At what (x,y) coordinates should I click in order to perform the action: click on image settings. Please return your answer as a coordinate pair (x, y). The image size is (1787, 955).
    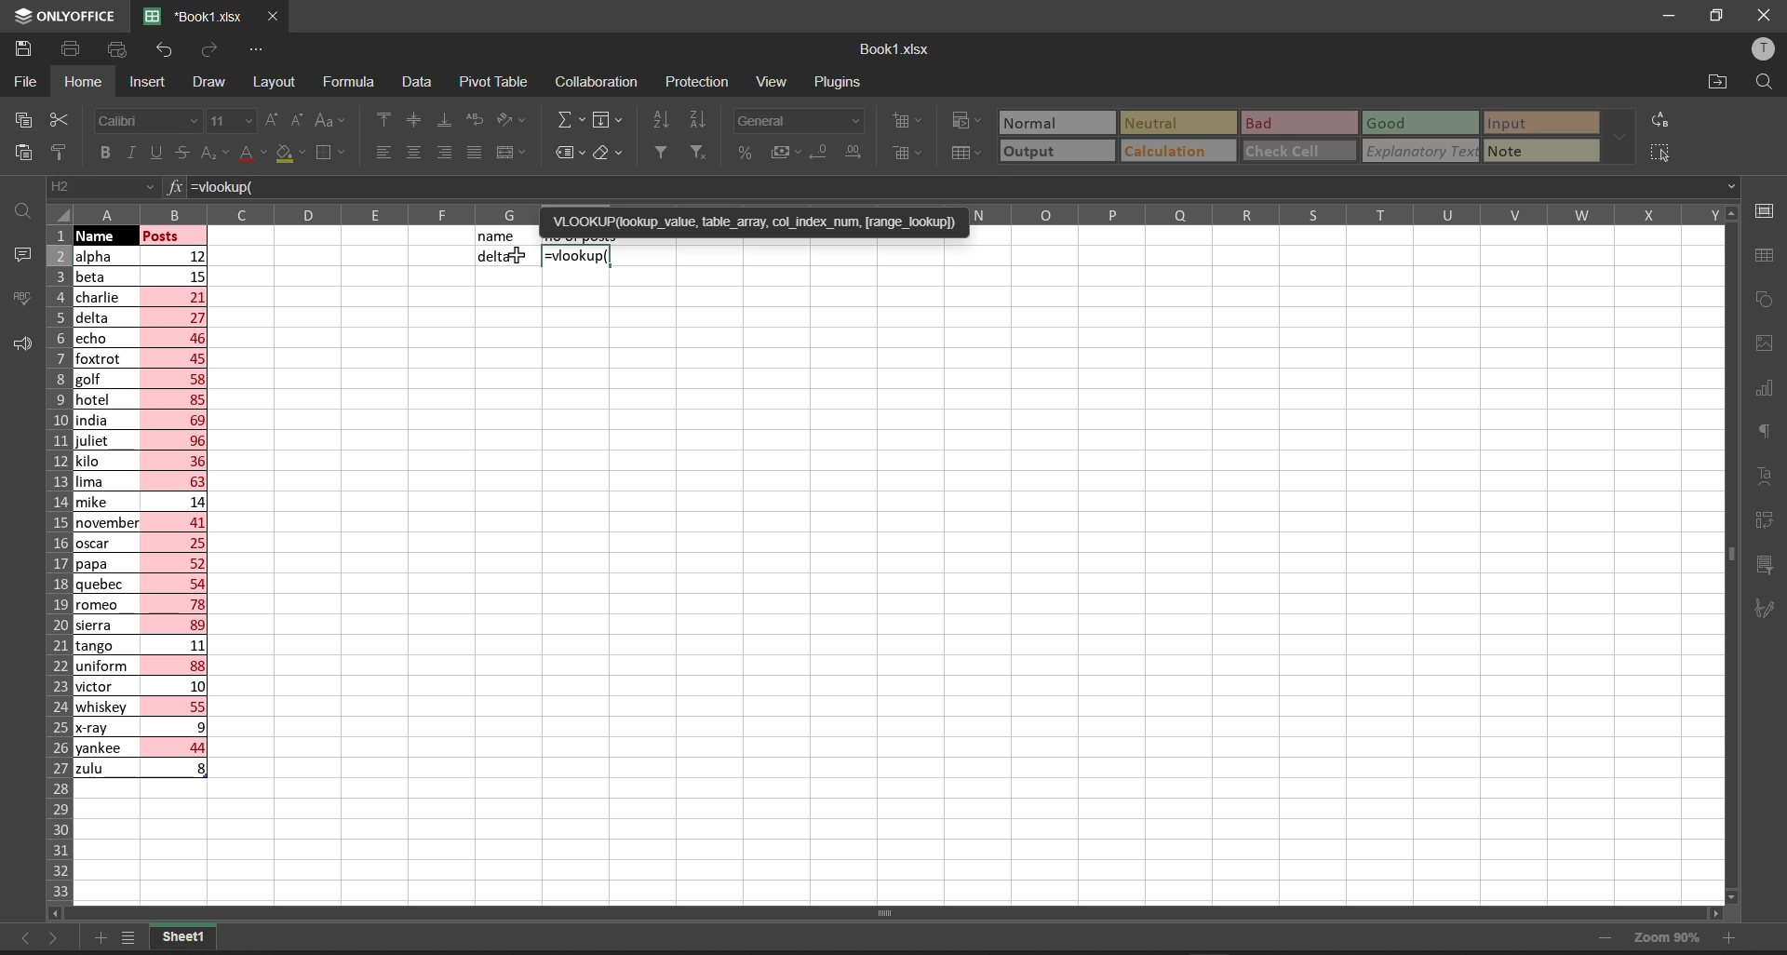
    Looking at the image, I should click on (1766, 347).